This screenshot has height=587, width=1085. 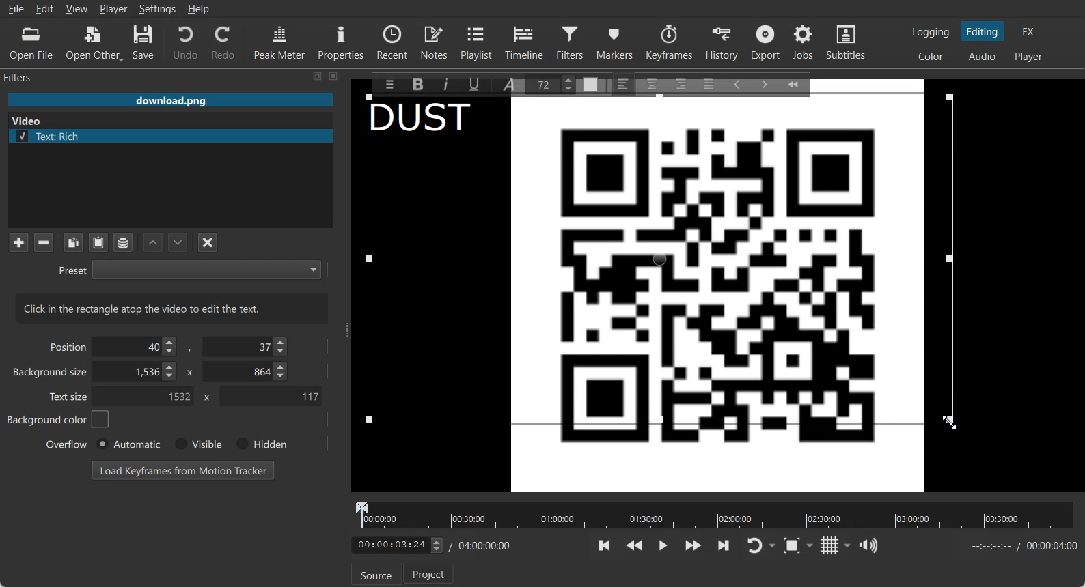 What do you see at coordinates (77, 8) in the screenshot?
I see `View` at bounding box center [77, 8].